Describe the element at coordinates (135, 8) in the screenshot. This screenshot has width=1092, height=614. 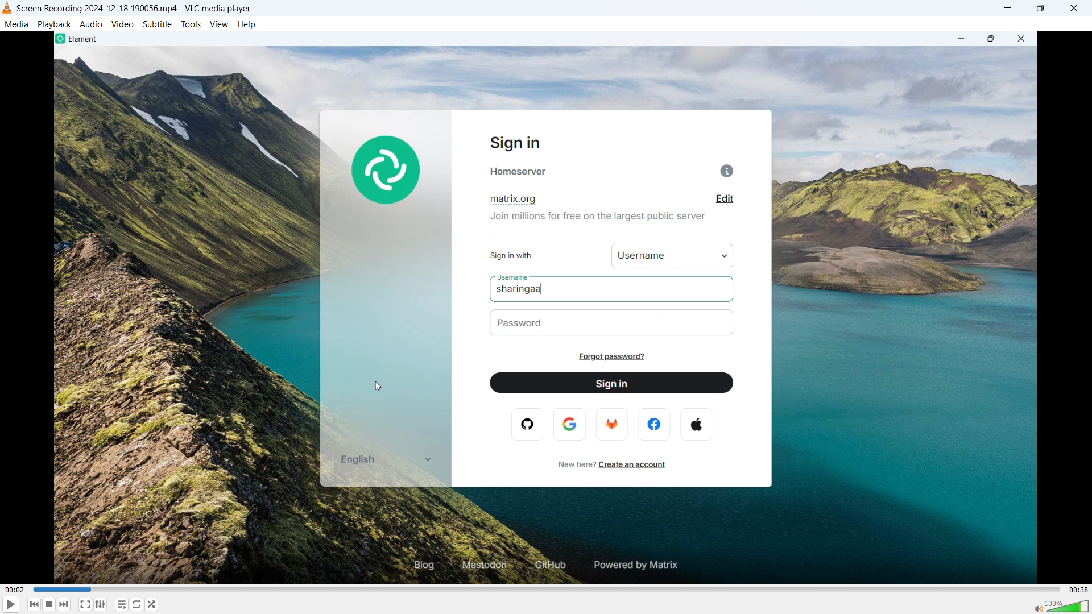
I see `Screen recording 2024-12-18 190056.mp4 - VLC media player` at that location.